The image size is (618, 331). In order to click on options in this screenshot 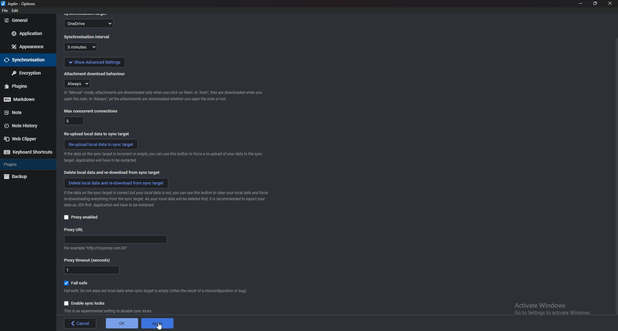, I will do `click(20, 4)`.